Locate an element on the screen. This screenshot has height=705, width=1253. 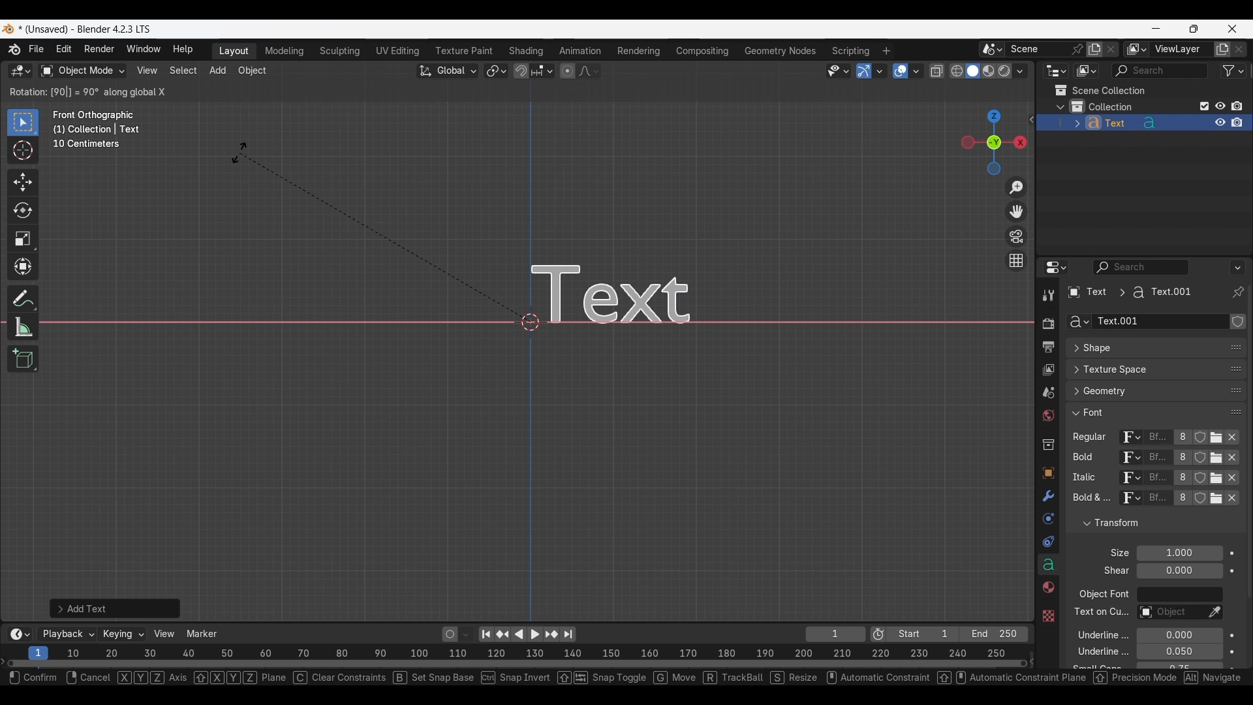
 is located at coordinates (1088, 478).